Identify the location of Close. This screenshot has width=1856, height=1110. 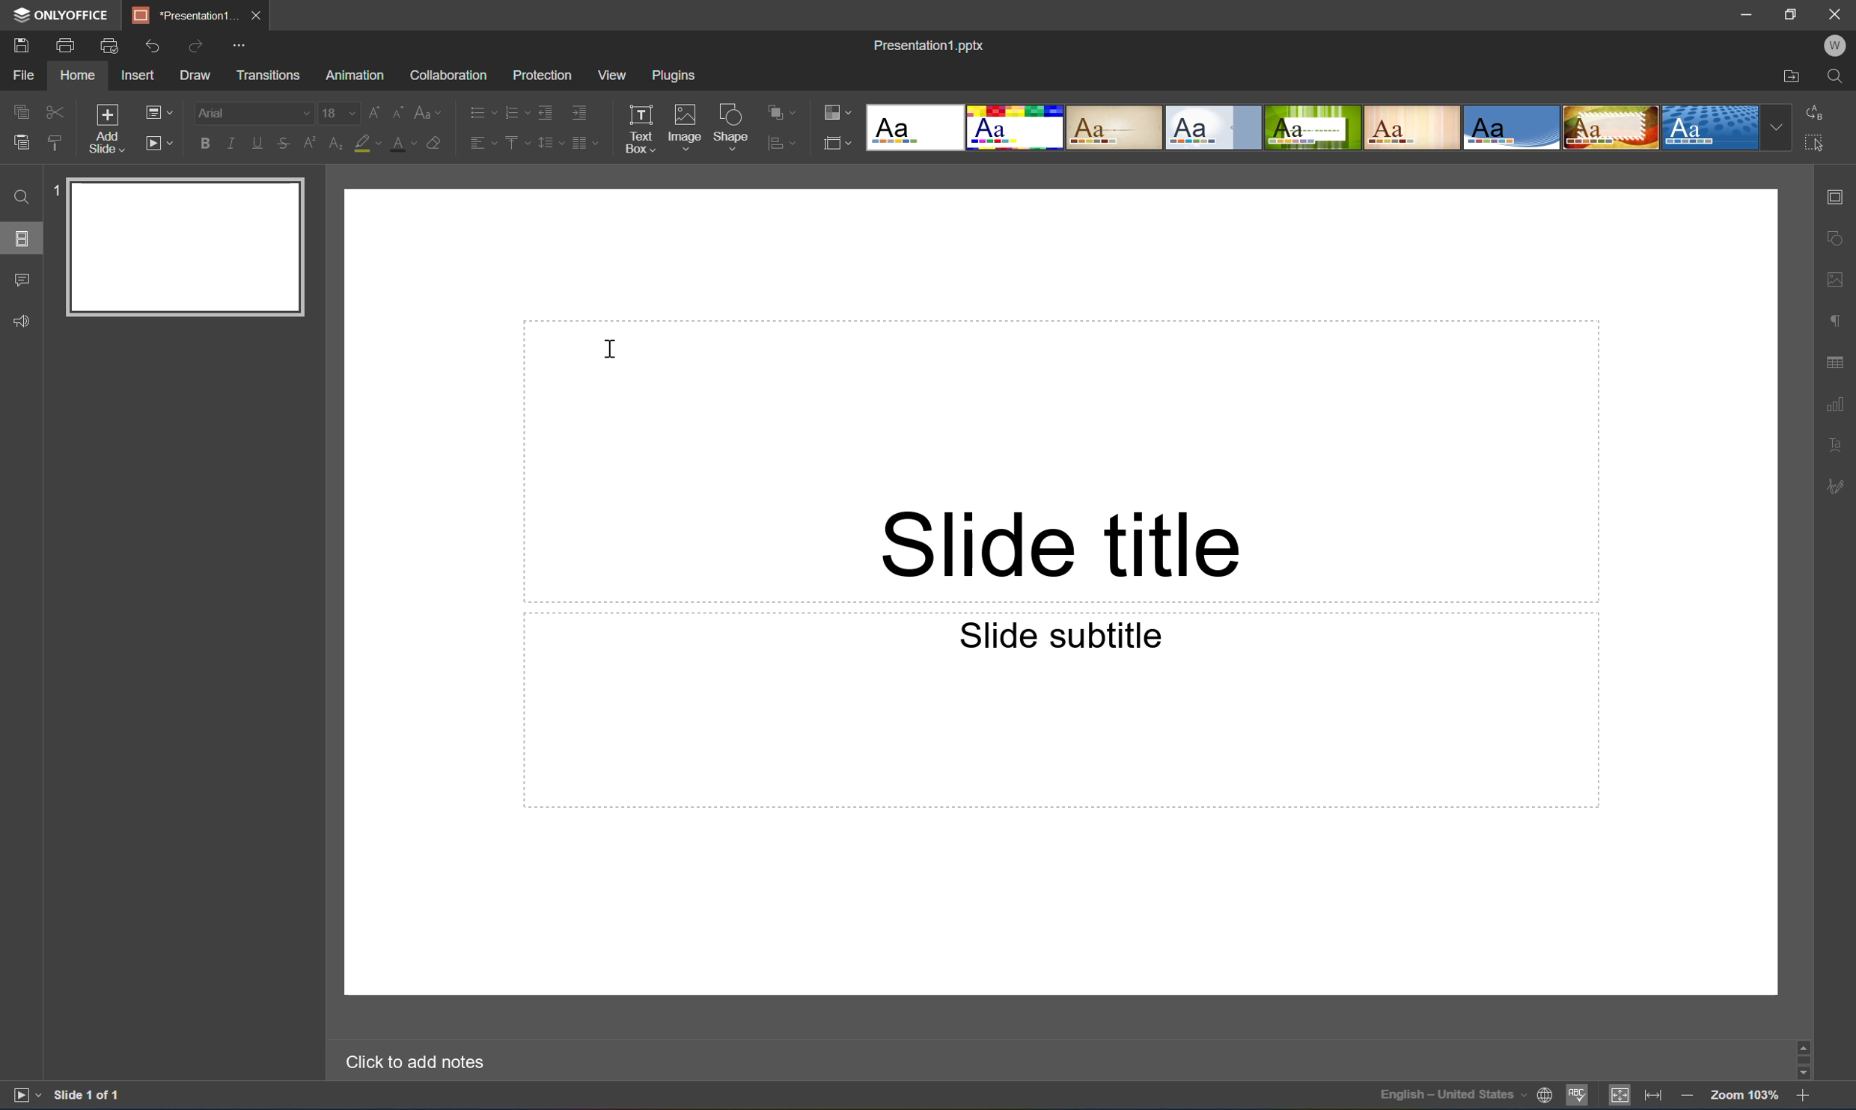
(260, 16).